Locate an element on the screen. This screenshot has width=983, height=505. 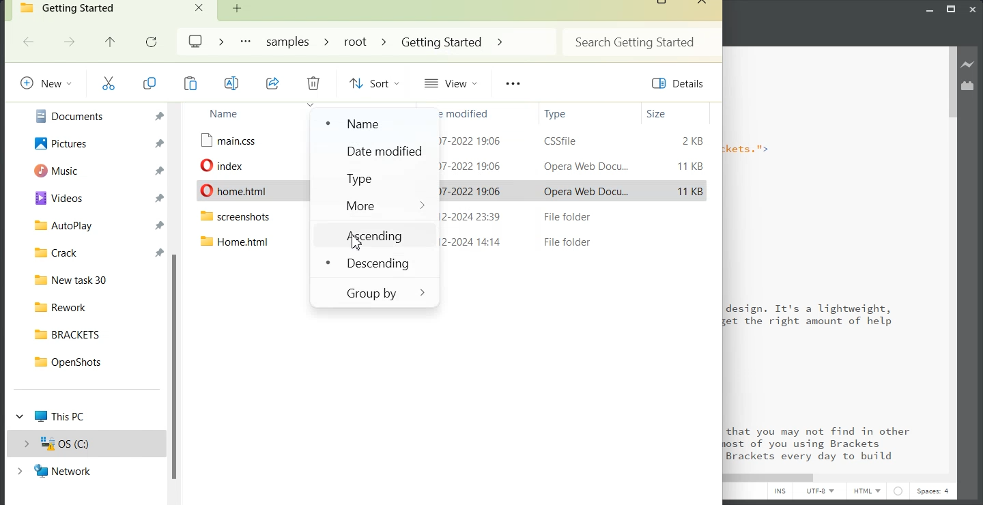
Live preview is located at coordinates (969, 64).